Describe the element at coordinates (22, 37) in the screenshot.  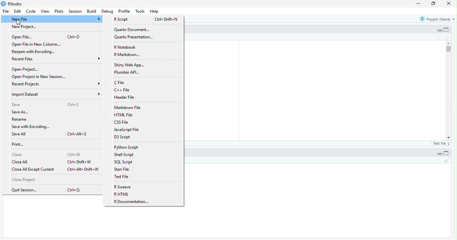
I see `Open File...` at that location.